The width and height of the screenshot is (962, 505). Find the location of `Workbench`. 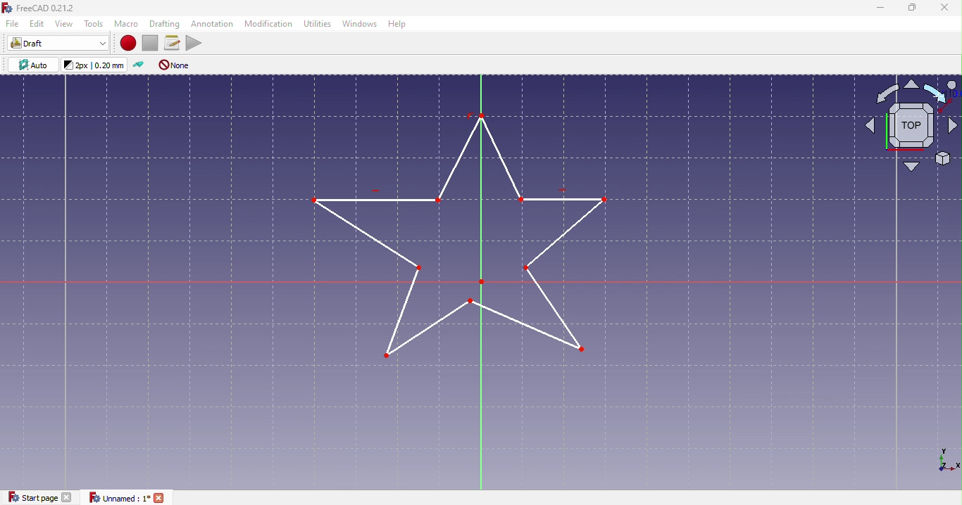

Workbench is located at coordinates (58, 44).